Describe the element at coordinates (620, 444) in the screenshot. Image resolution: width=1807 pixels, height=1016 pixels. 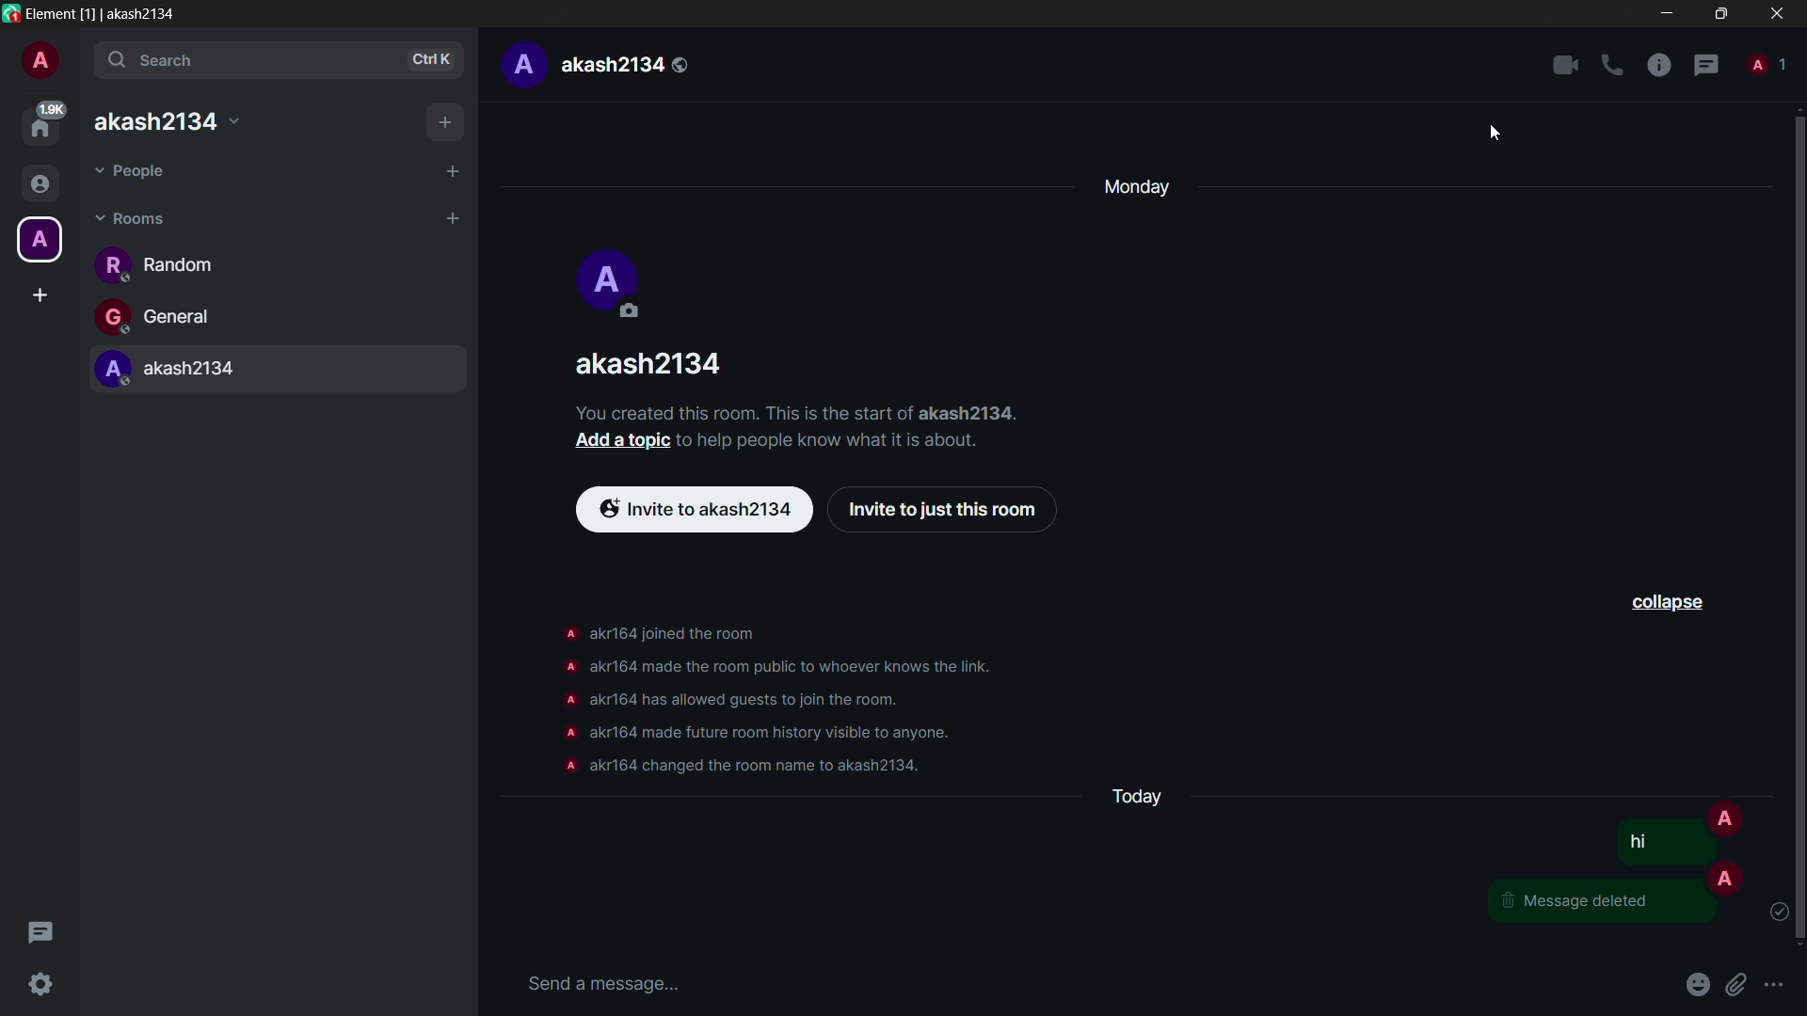
I see `add a topic` at that location.